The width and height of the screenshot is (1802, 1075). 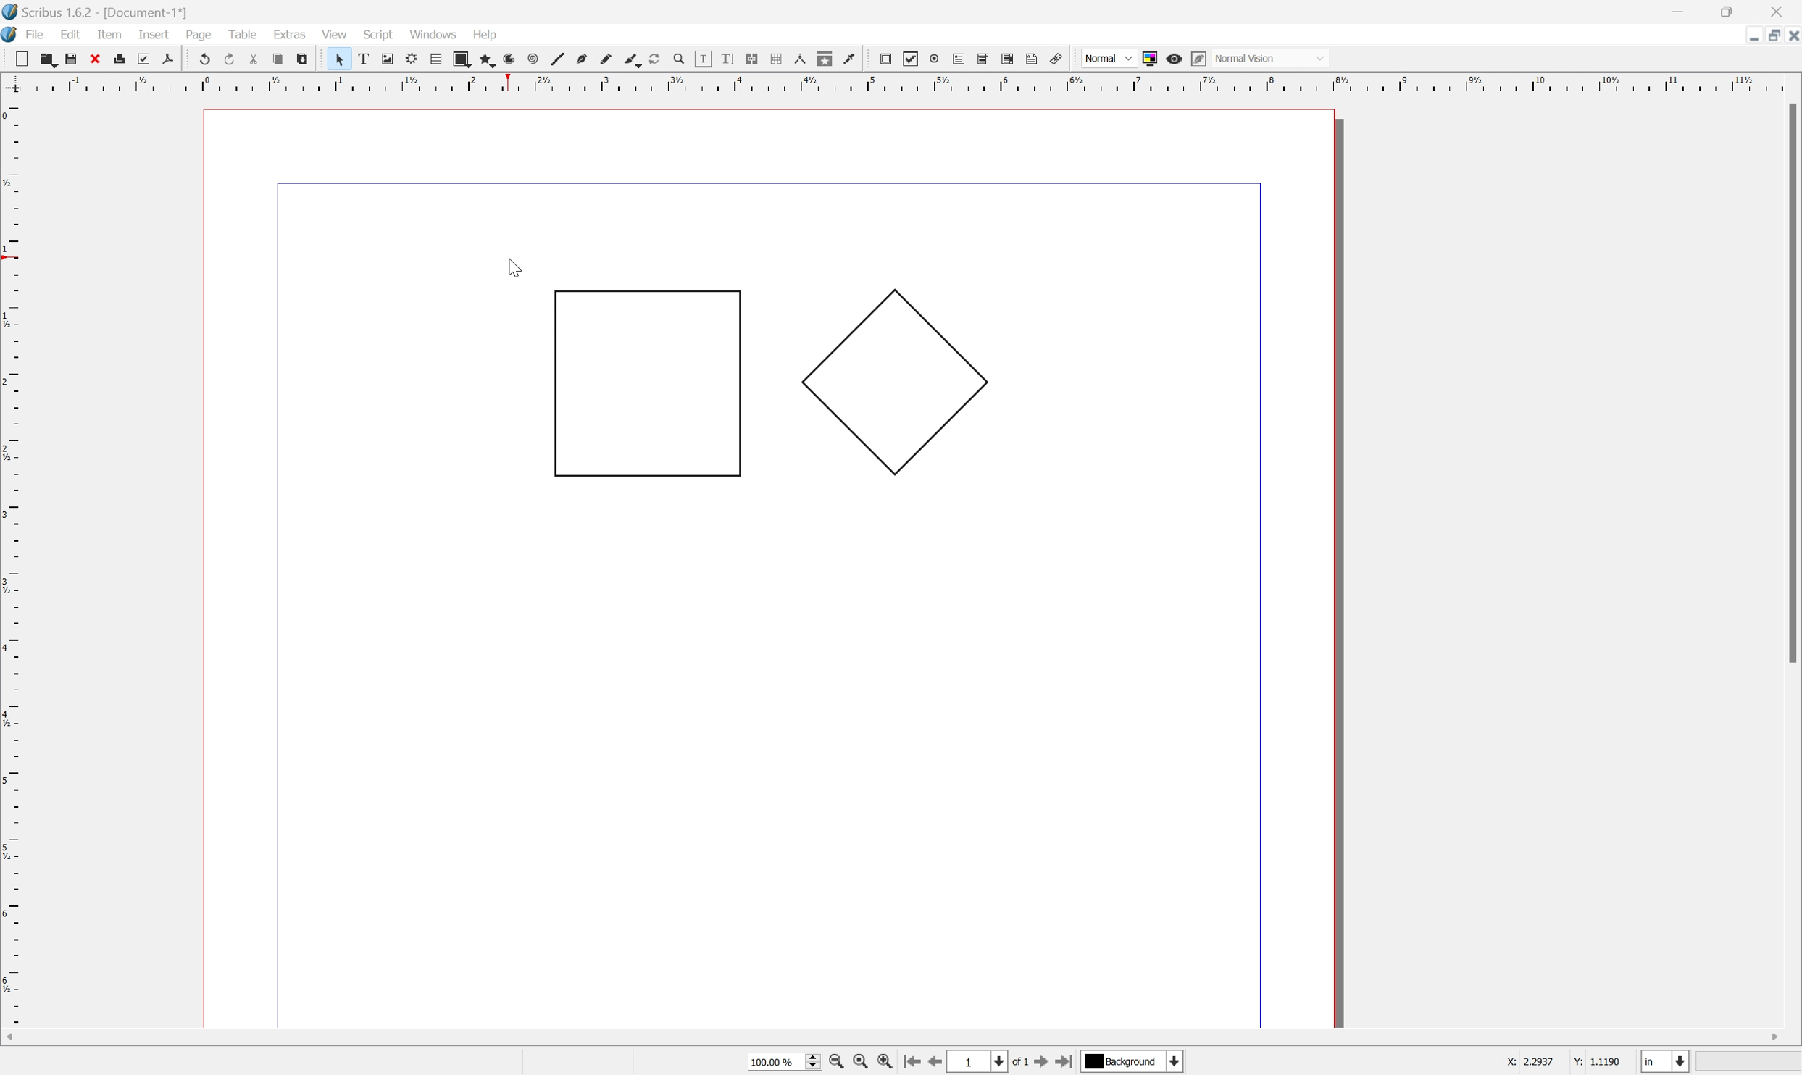 What do you see at coordinates (1680, 10) in the screenshot?
I see `Minimize` at bounding box center [1680, 10].